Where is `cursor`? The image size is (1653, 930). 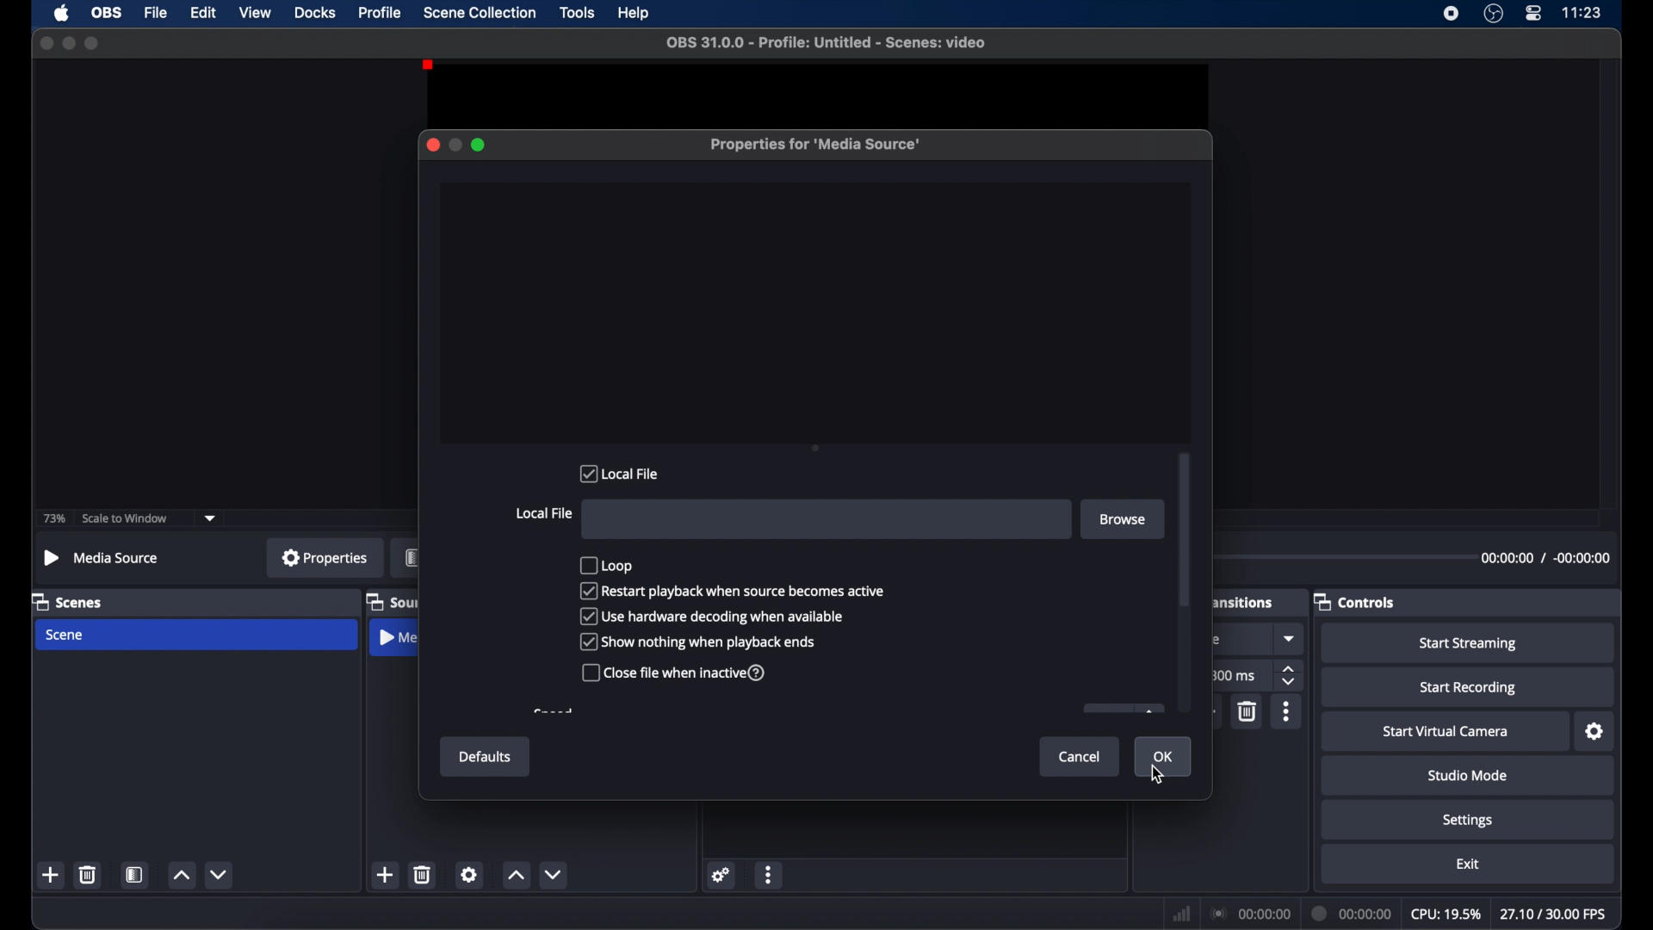 cursor is located at coordinates (1159, 775).